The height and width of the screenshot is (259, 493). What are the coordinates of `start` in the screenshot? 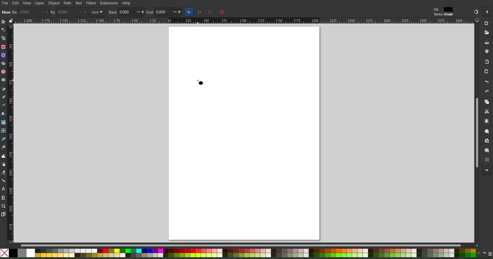 It's located at (112, 13).